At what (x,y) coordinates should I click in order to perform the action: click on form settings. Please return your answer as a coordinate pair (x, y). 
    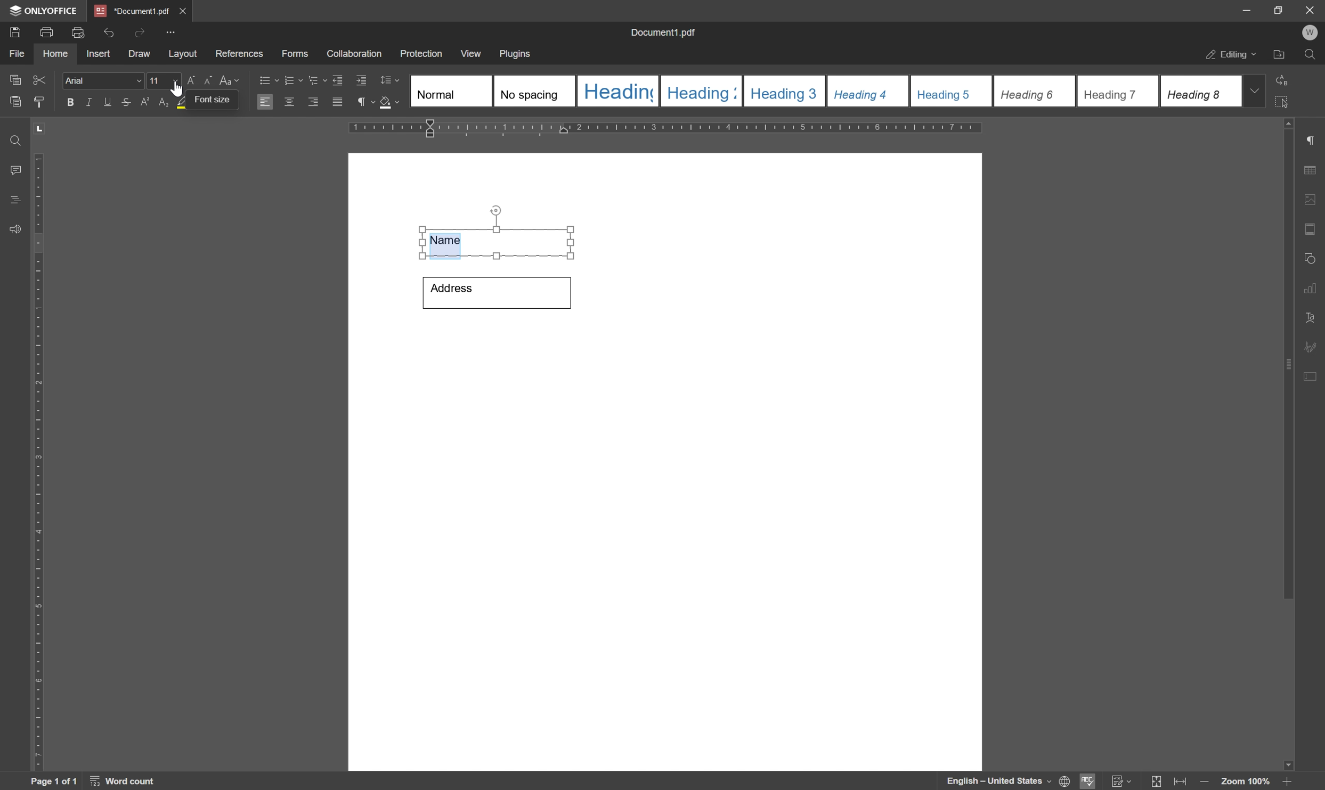
    Looking at the image, I should click on (1312, 374).